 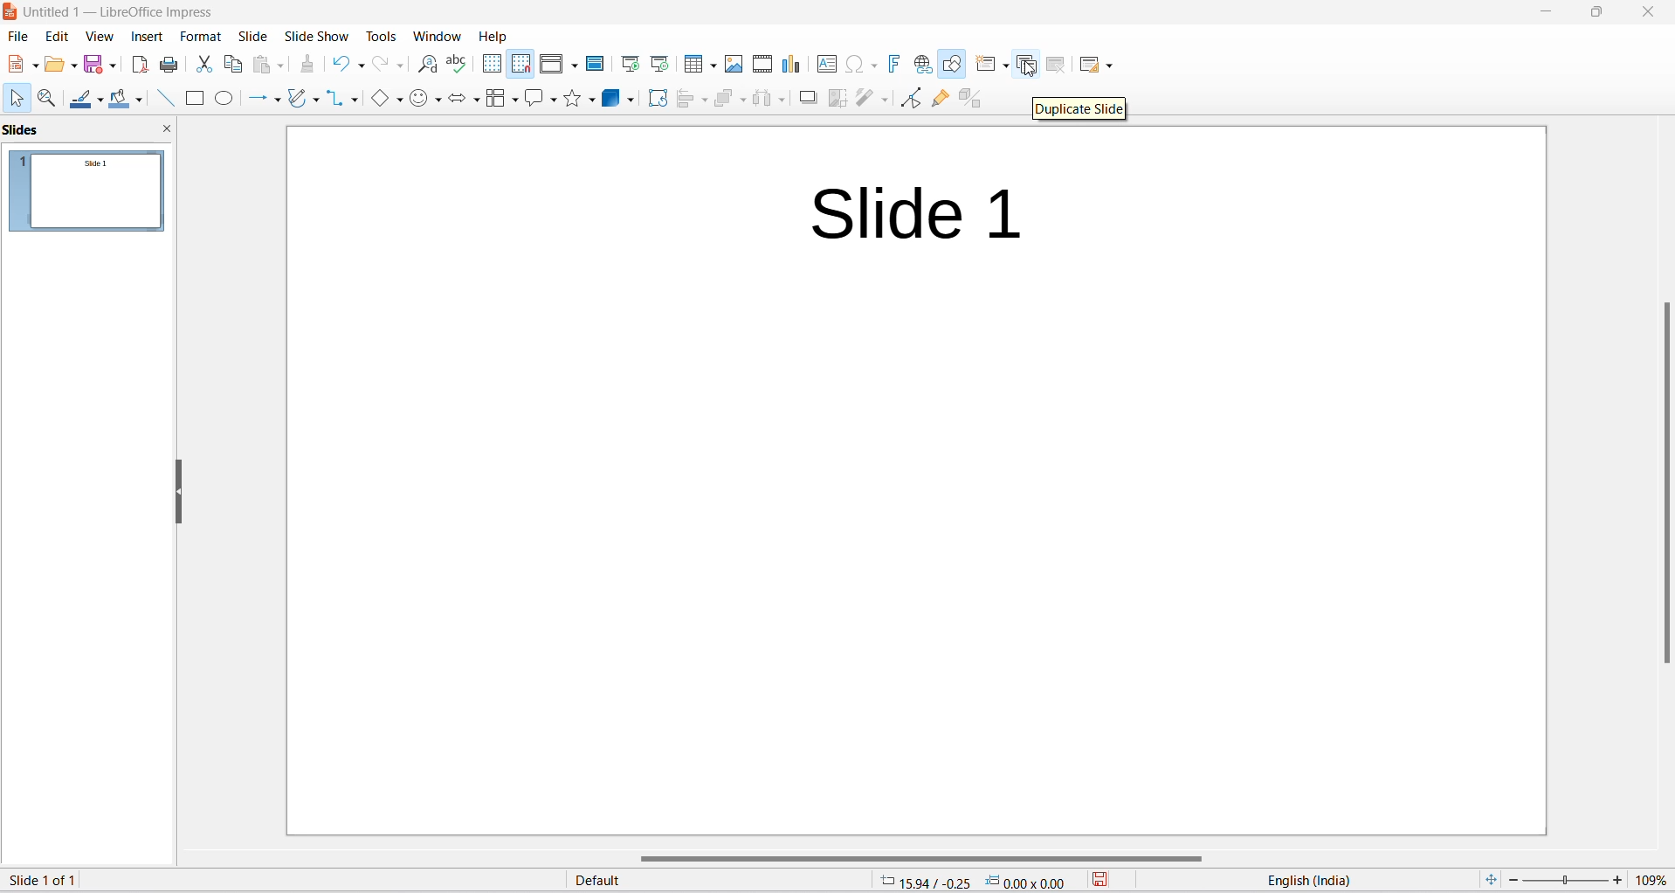 I want to click on hover text "duplicate slide", so click(x=1080, y=107).